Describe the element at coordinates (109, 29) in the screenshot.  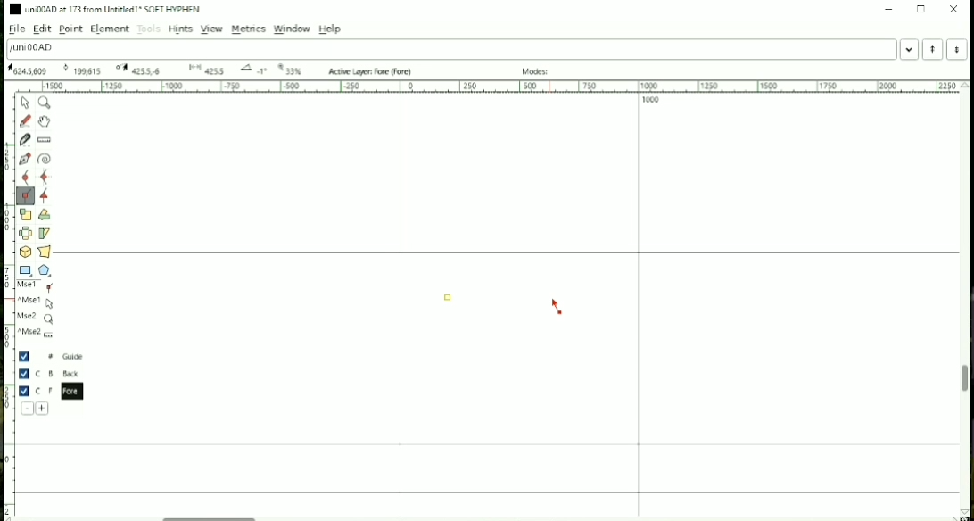
I see `Element` at that location.